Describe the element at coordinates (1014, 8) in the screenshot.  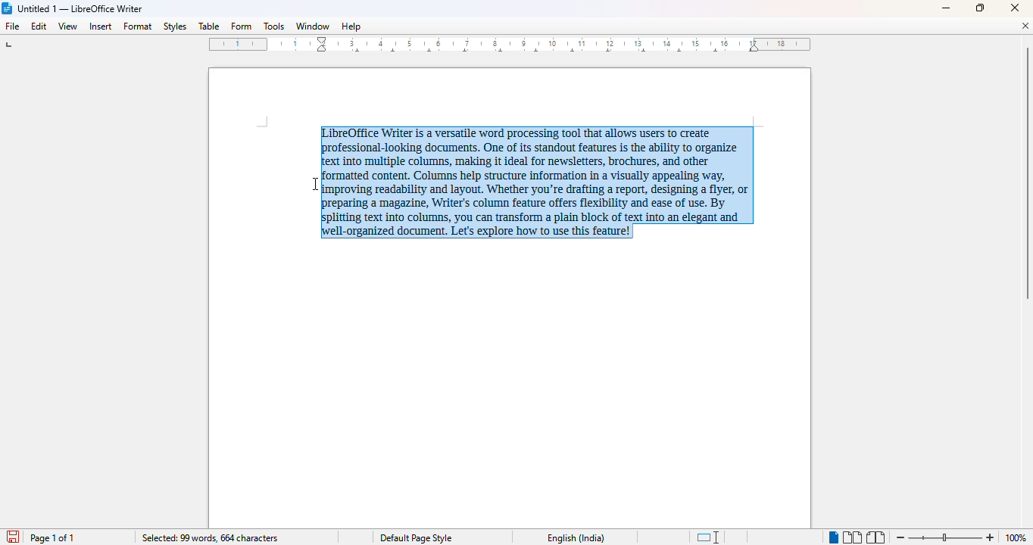
I see `close` at that location.